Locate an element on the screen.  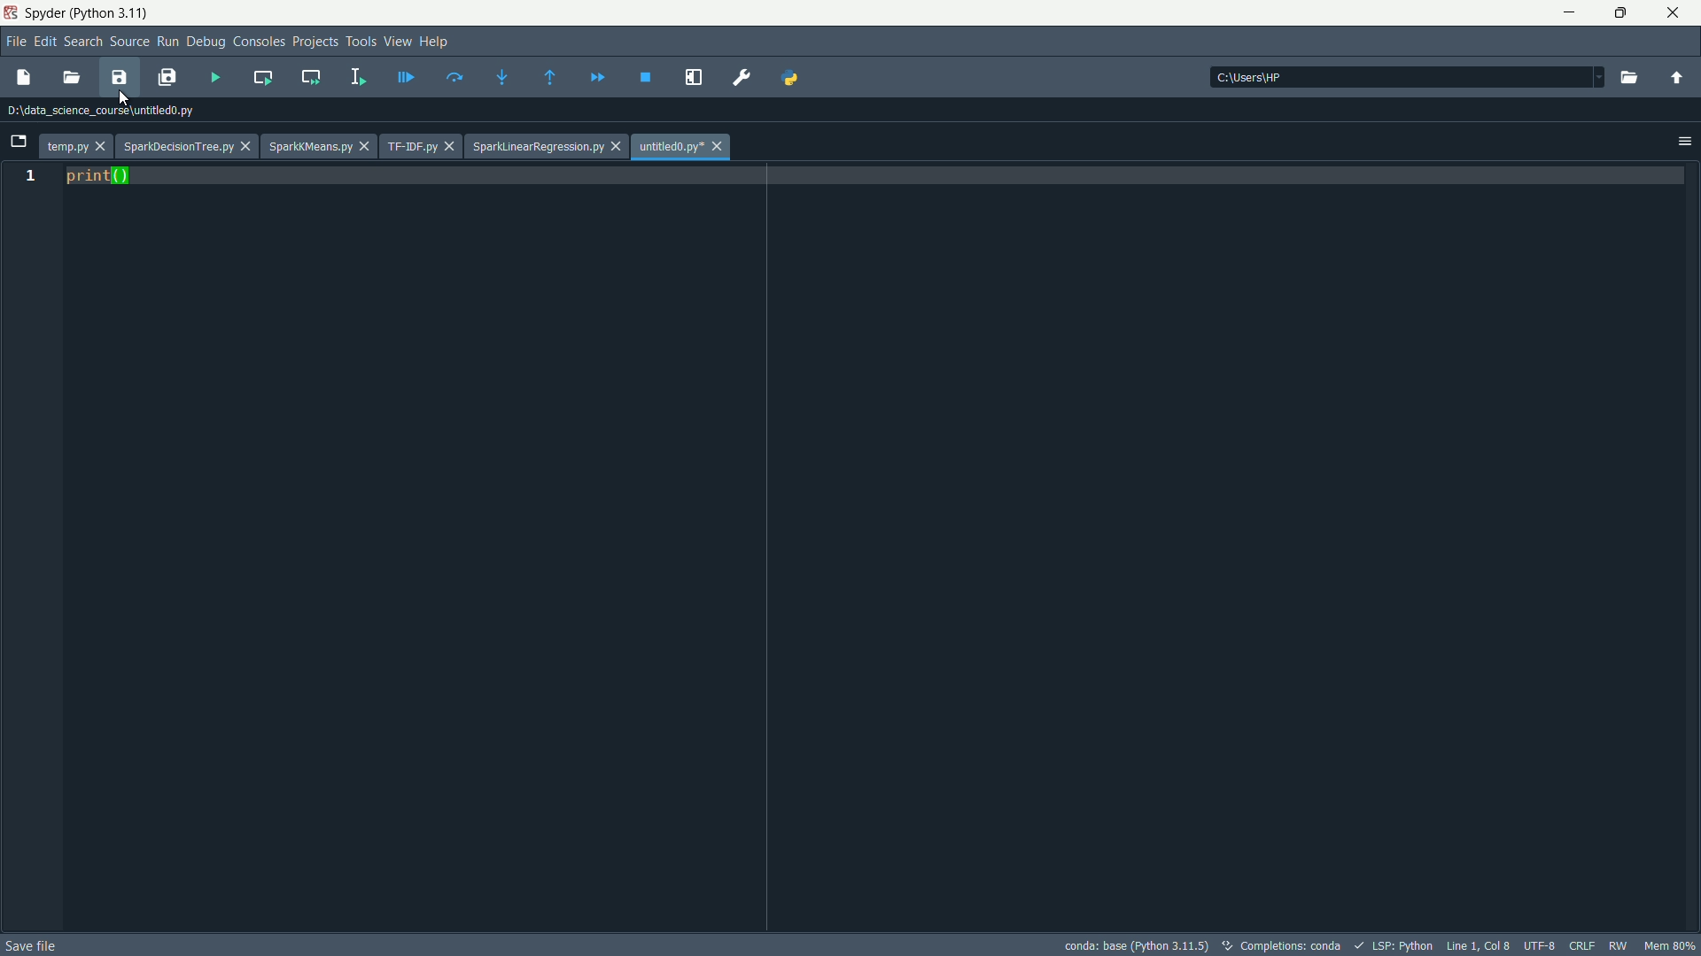
(  TE-DF.py  is located at coordinates (412, 146).